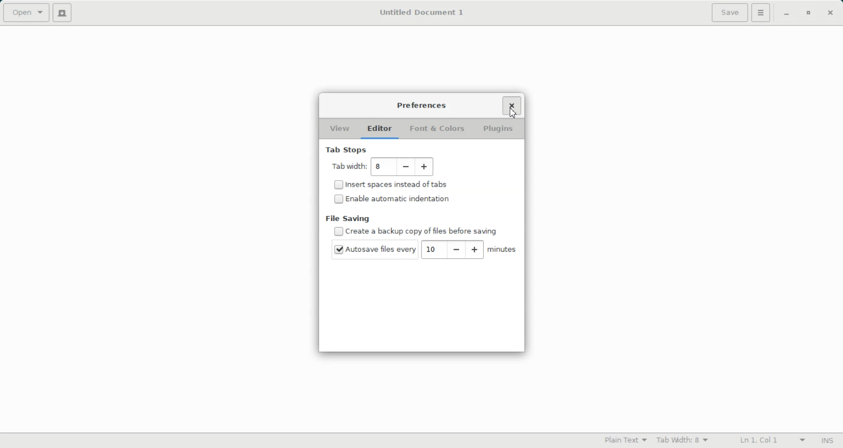 The image size is (843, 448). I want to click on Minimize, so click(786, 14).